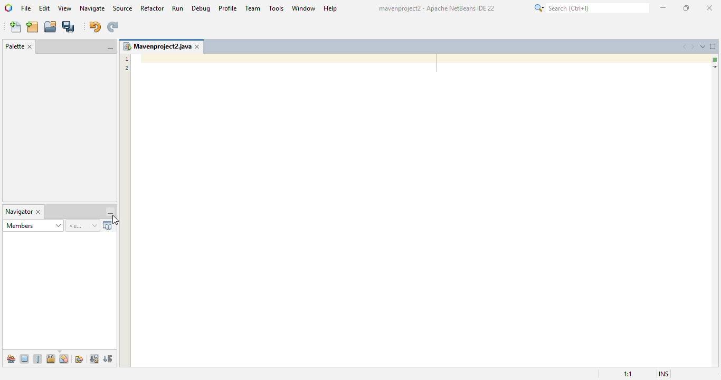  Describe the element at coordinates (437, 8) in the screenshot. I see `title` at that location.